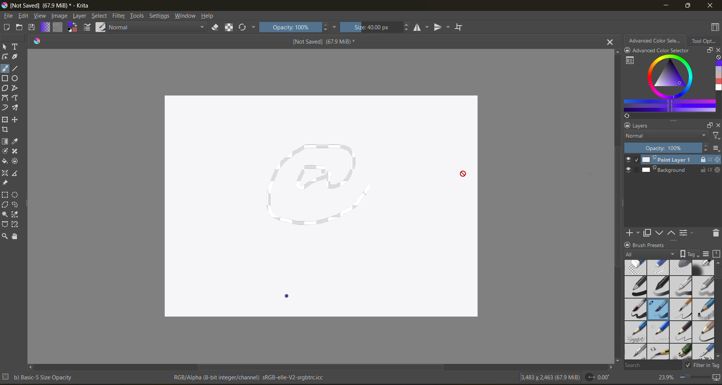 This screenshot has width=722, height=385. I want to click on magnetic curve selection, so click(15, 225).